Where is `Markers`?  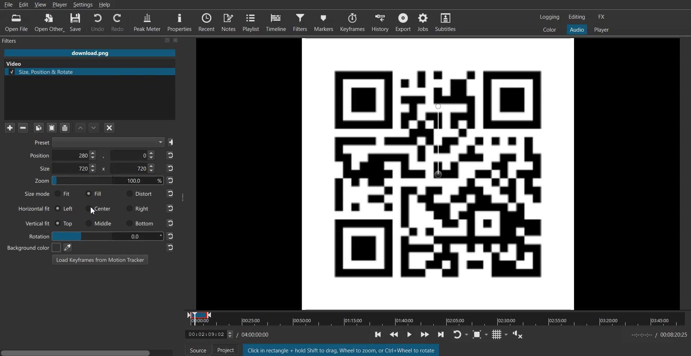 Markers is located at coordinates (324, 22).